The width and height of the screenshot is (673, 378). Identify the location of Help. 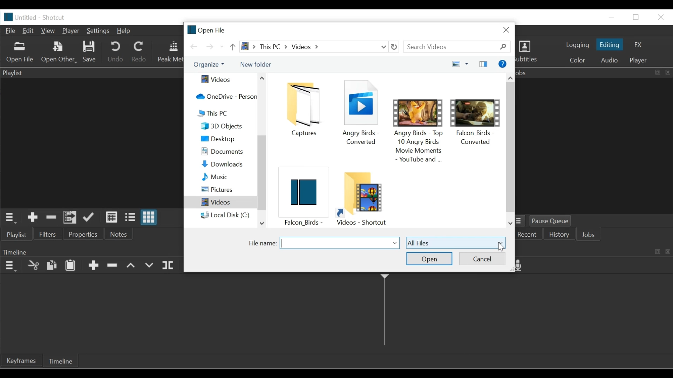
(123, 31).